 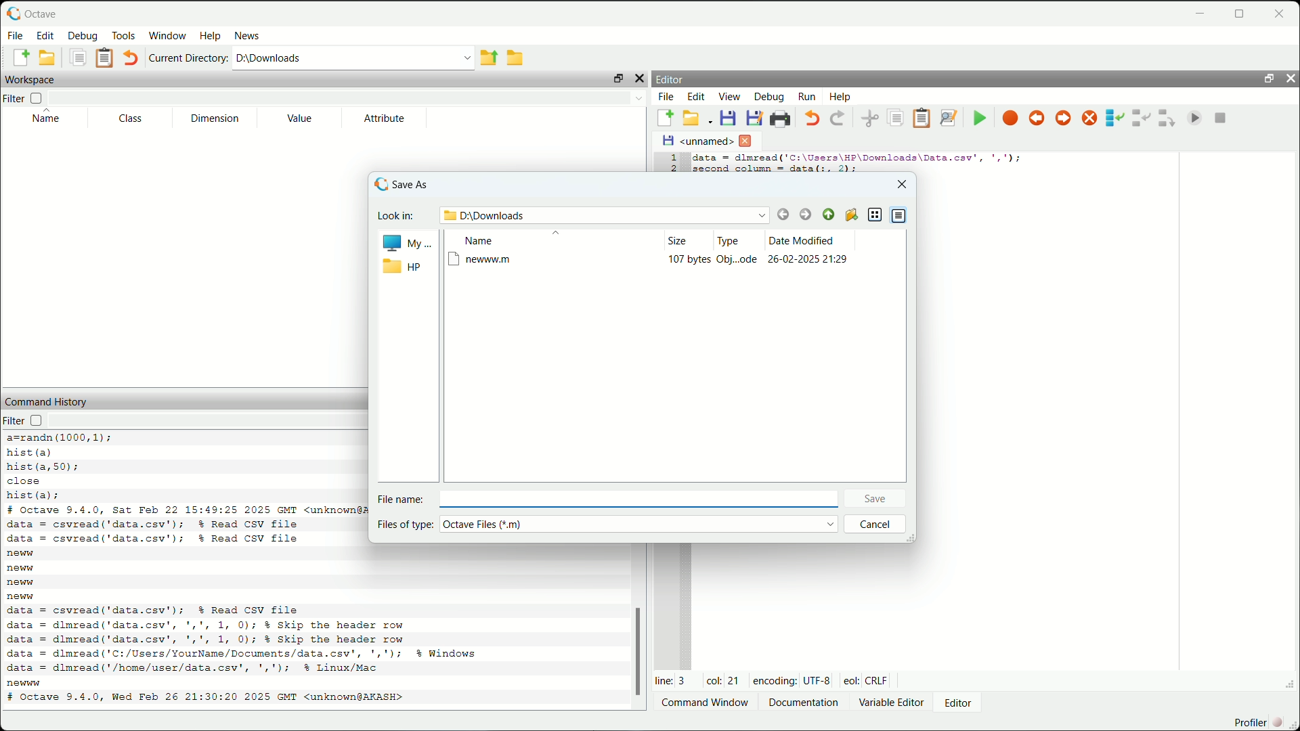 What do you see at coordinates (706, 703) in the screenshot?
I see `Command window` at bounding box center [706, 703].